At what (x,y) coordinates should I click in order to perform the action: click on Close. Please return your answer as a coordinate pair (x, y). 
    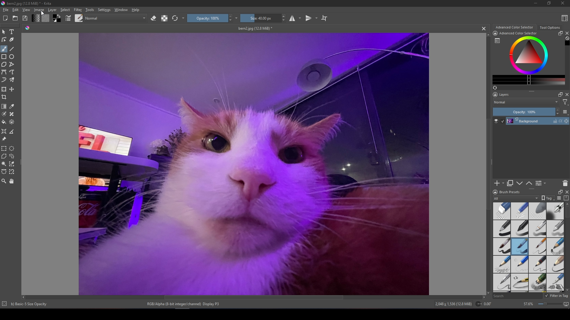
    Looking at the image, I should click on (563, 3).